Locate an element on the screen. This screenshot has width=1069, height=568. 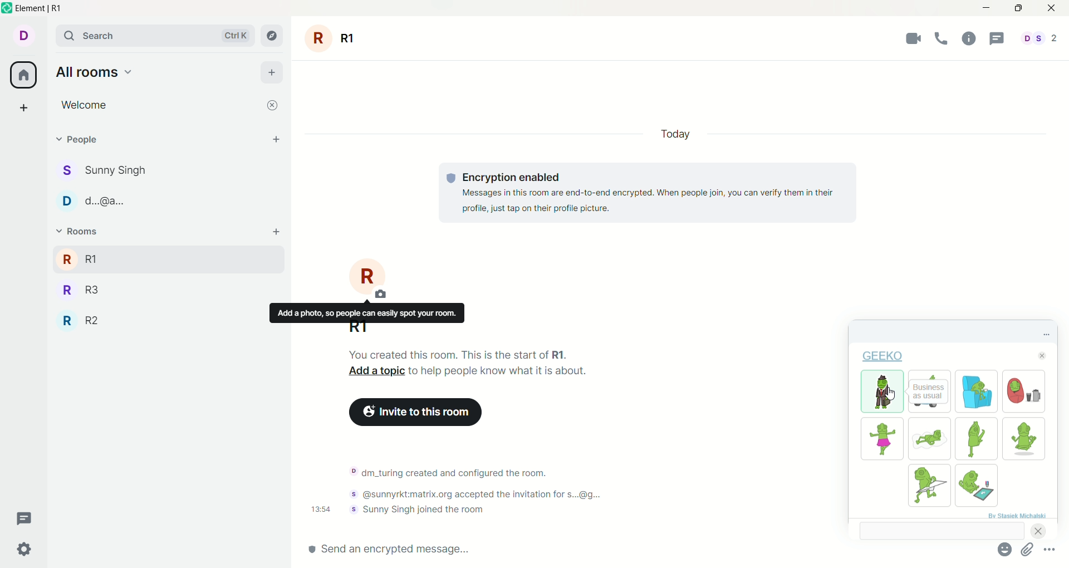
Geeko chillin' sticker is located at coordinates (977, 391).